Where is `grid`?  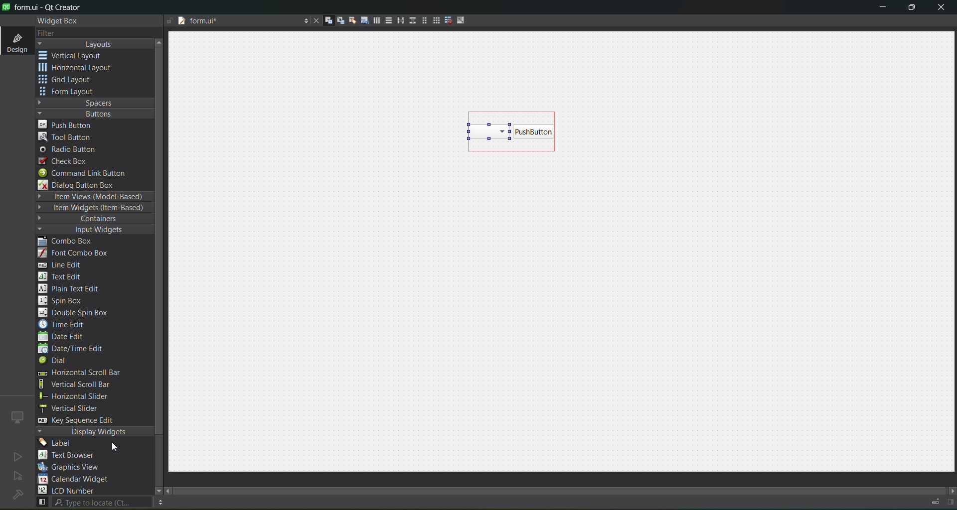 grid is located at coordinates (71, 81).